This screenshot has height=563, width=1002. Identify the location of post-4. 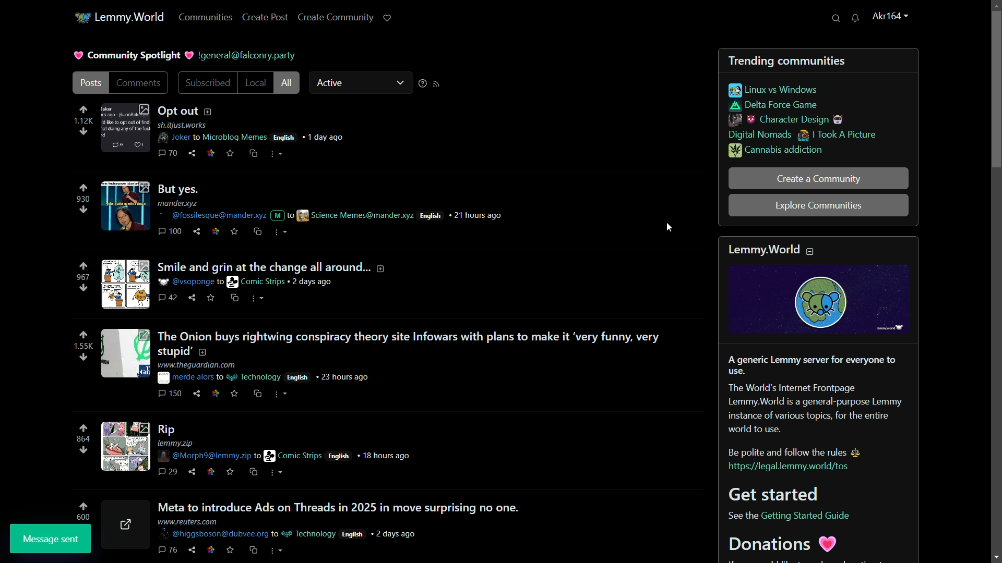
(168, 429).